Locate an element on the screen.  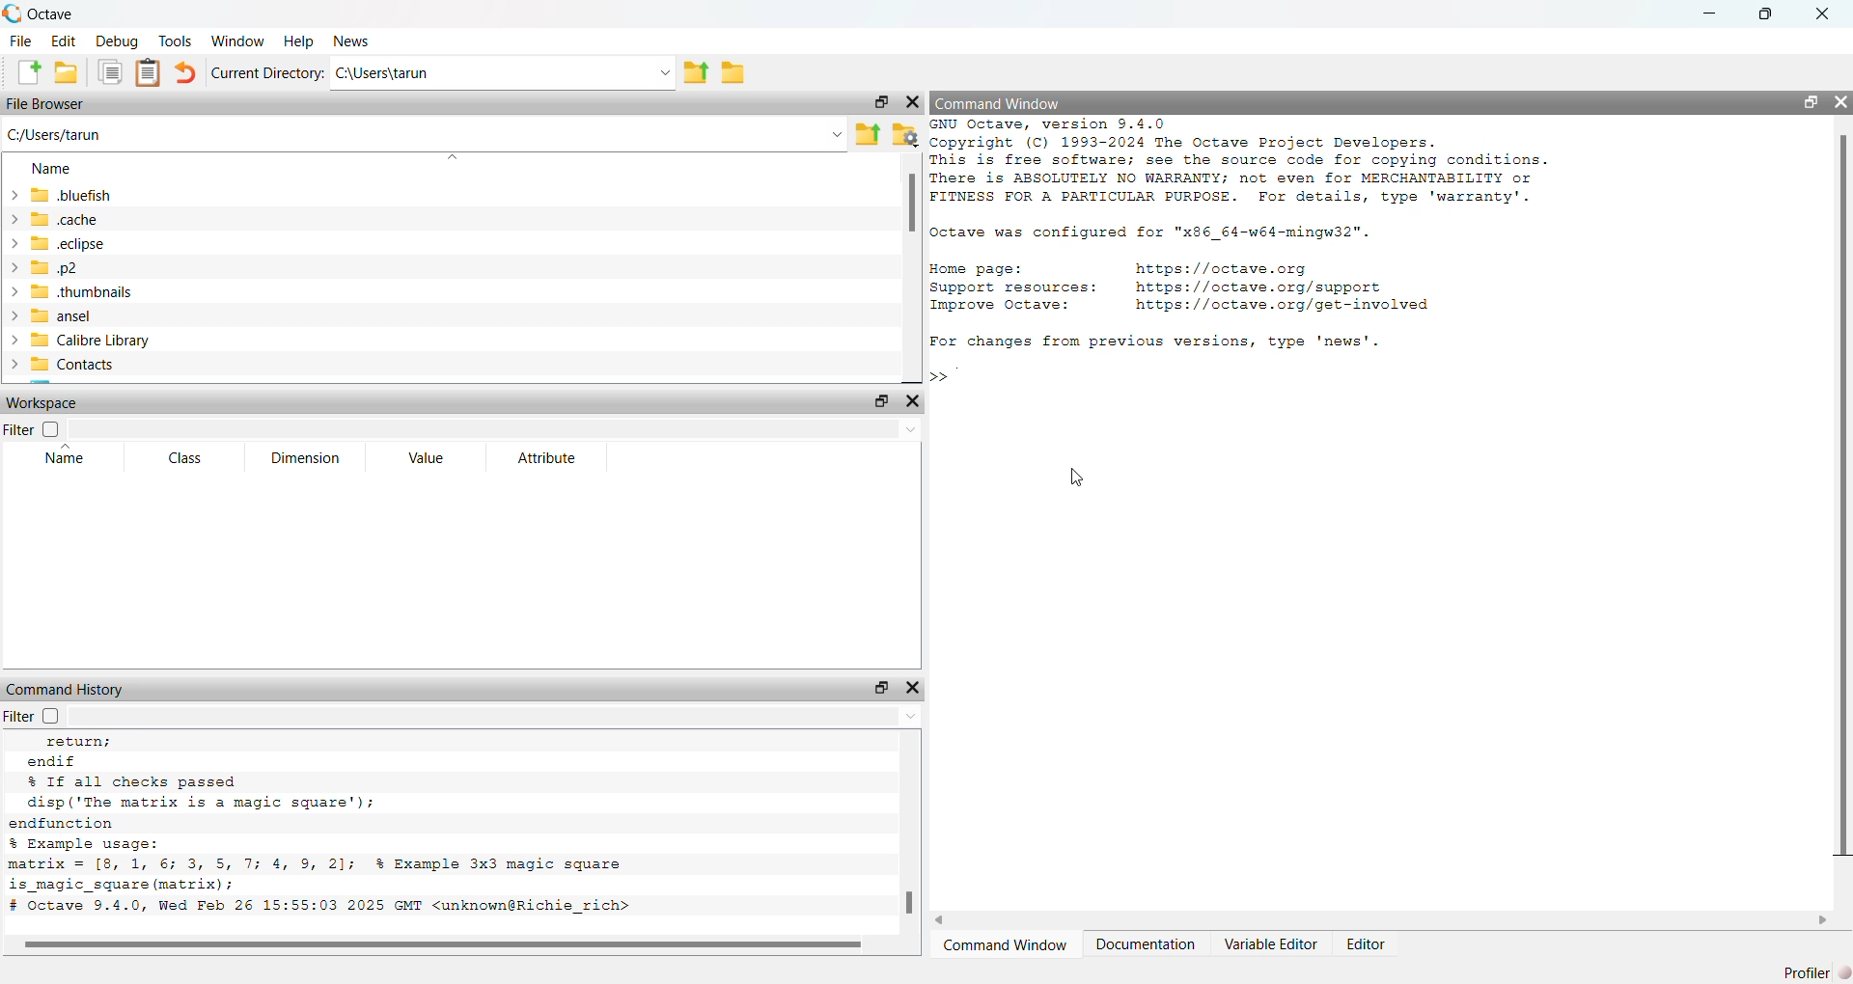
Previous Folder is located at coordinates (865, 136).